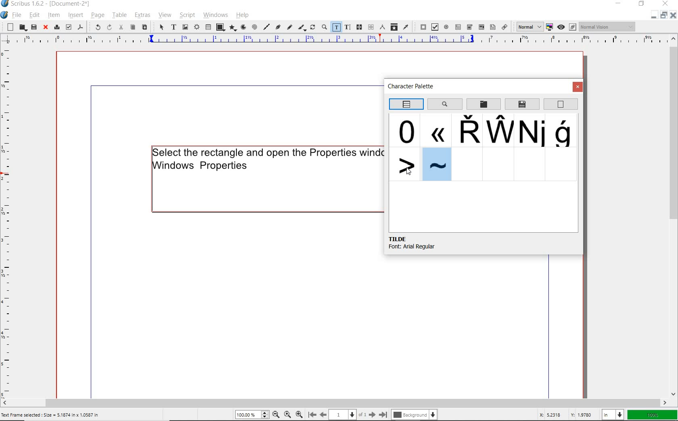 Image resolution: width=678 pixels, height=421 pixels. What do you see at coordinates (372, 414) in the screenshot?
I see `go to next page` at bounding box center [372, 414].